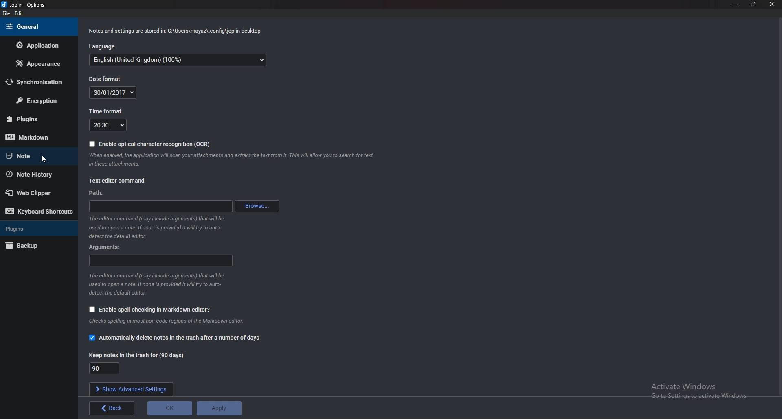 The image size is (782, 419). What do you see at coordinates (105, 368) in the screenshot?
I see `90` at bounding box center [105, 368].